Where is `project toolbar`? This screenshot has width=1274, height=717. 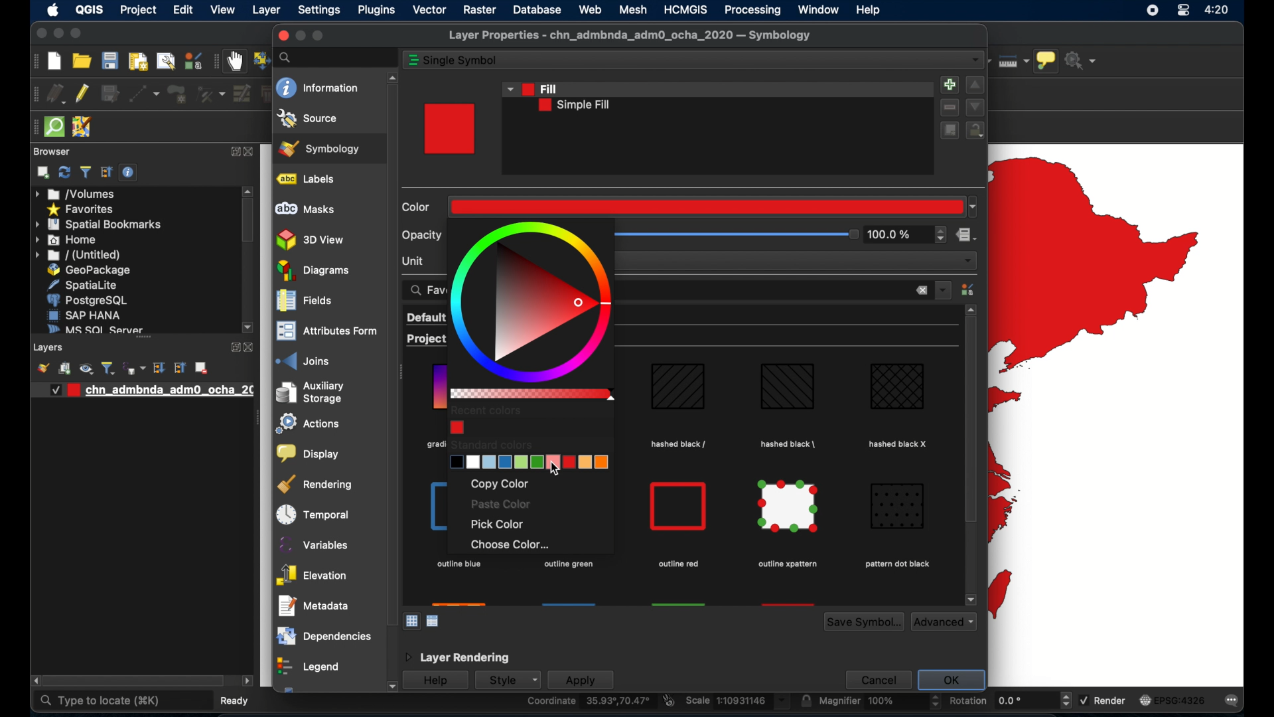 project toolbar is located at coordinates (34, 61).